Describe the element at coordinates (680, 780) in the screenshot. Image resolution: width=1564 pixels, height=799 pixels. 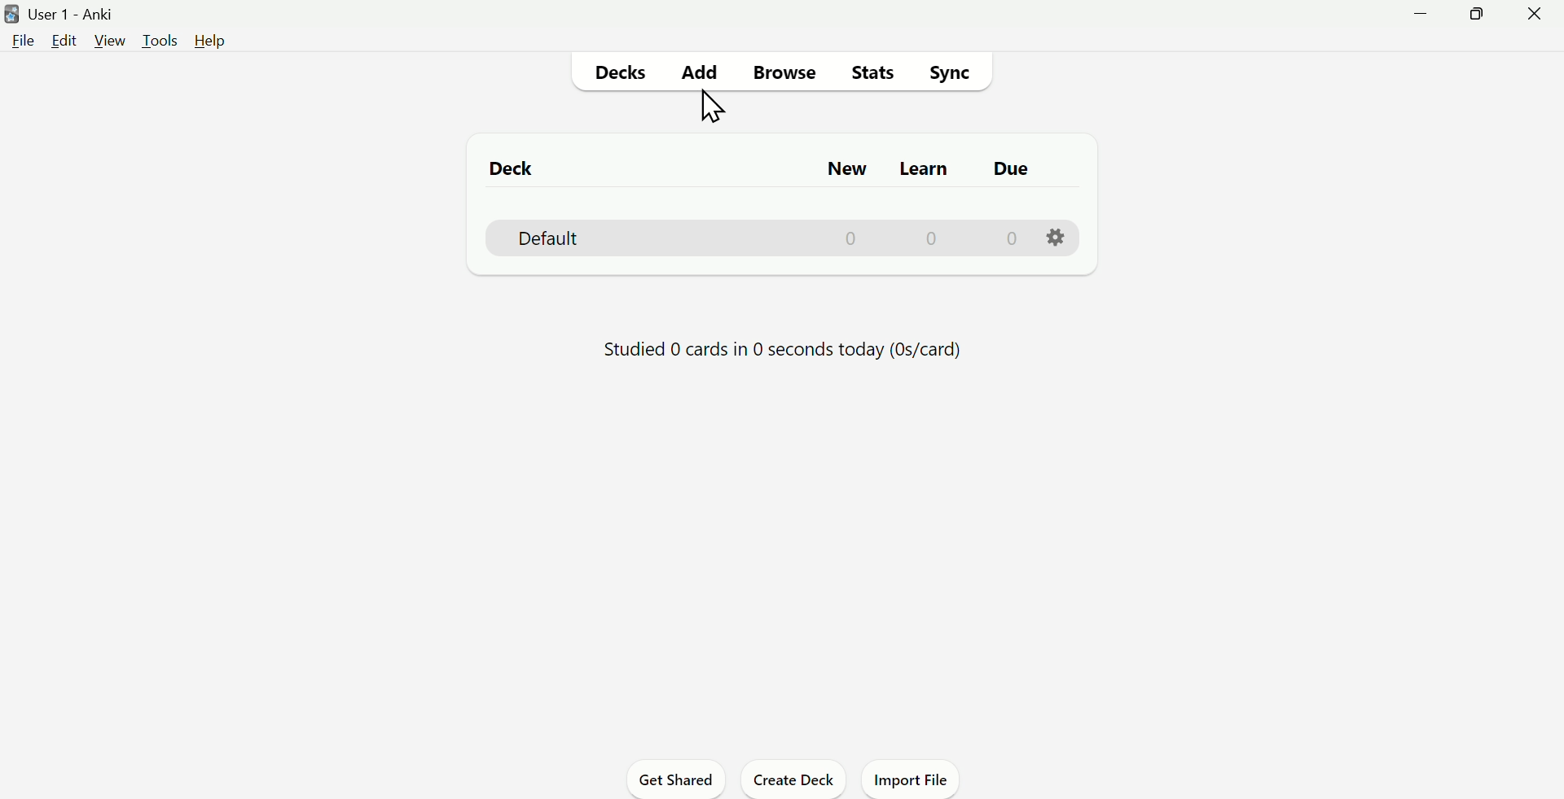
I see `Get Shared` at that location.